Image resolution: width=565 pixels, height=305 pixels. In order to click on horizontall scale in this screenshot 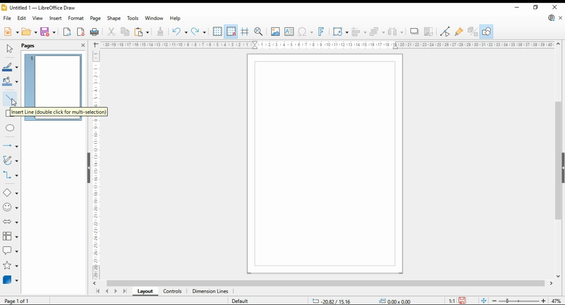, I will do `click(327, 45)`.